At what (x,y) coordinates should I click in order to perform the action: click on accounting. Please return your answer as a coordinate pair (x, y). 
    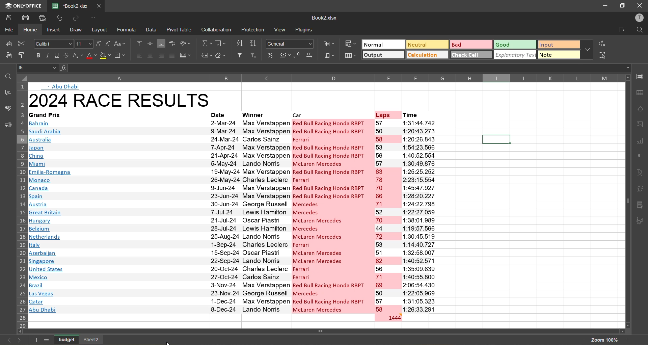
    Looking at the image, I should click on (284, 55).